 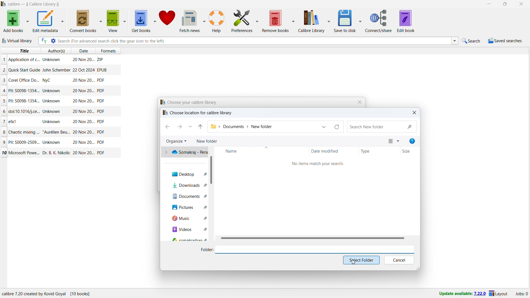 I want to click on 2, so click(x=4, y=71).